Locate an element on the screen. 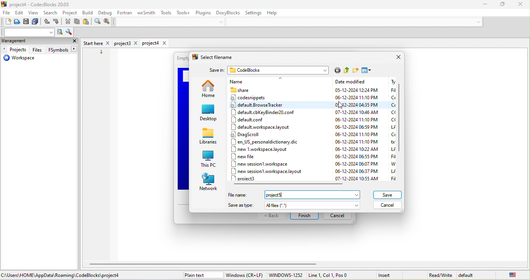 The width and height of the screenshot is (530, 280). new is located at coordinates (6, 22).